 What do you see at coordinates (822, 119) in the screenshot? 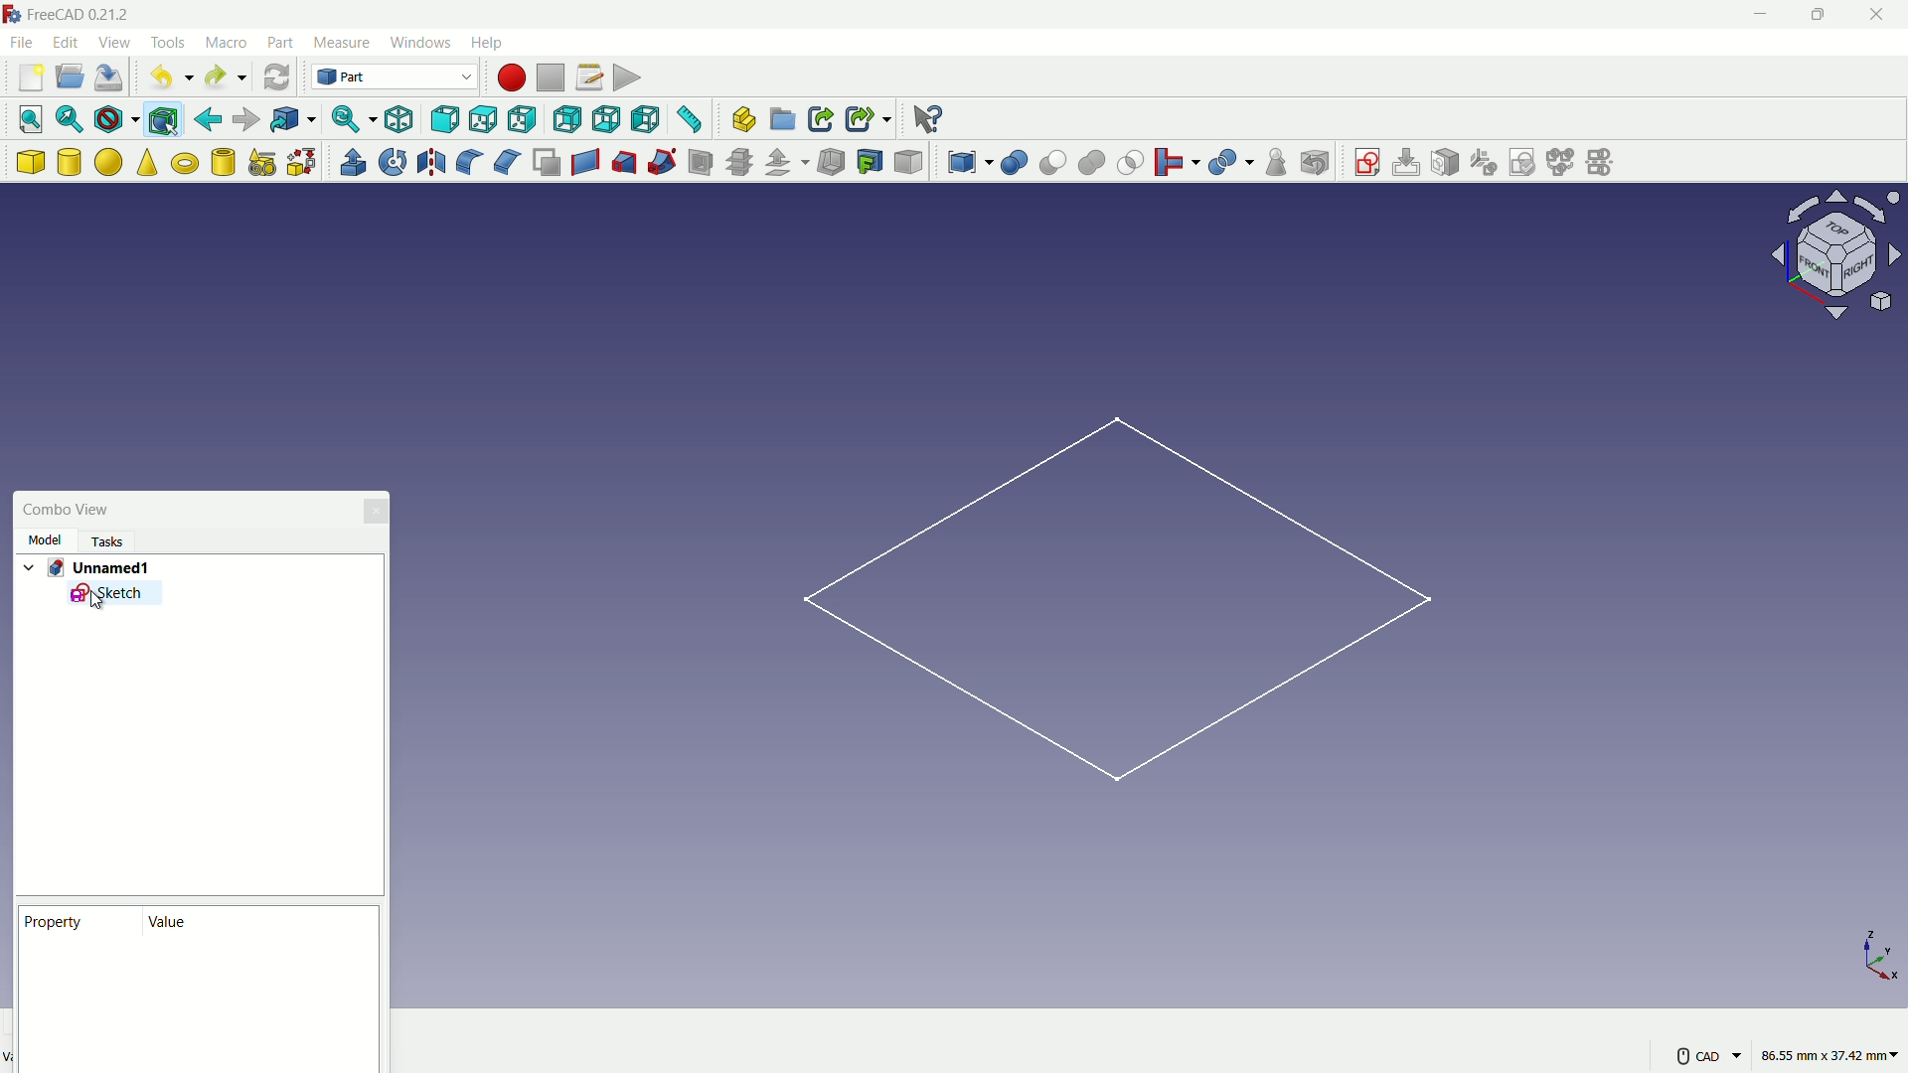
I see `create link` at bounding box center [822, 119].